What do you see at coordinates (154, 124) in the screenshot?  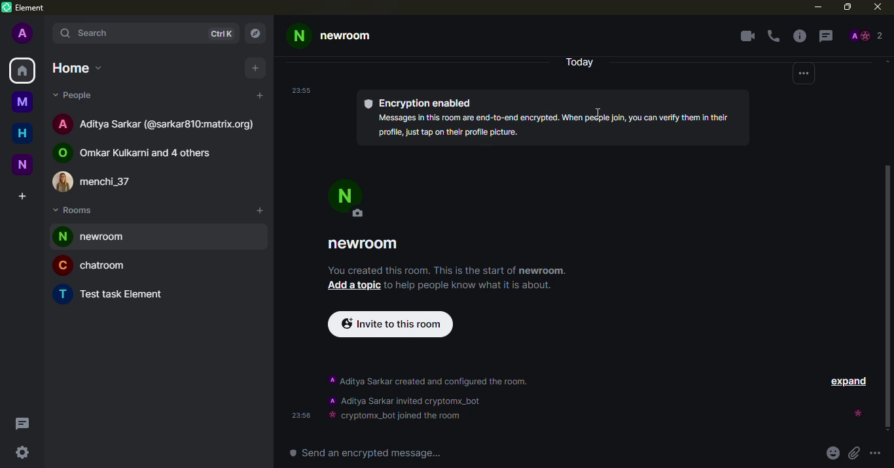 I see `Aditya Sarkar (@sarkar810:matrix.org)` at bounding box center [154, 124].